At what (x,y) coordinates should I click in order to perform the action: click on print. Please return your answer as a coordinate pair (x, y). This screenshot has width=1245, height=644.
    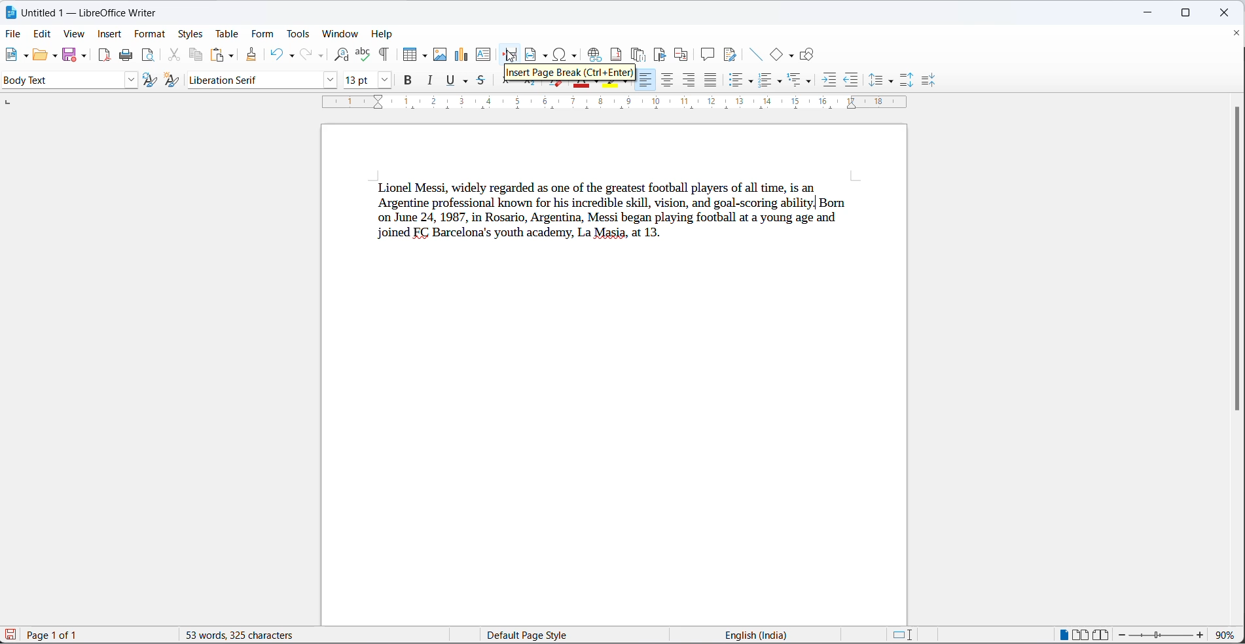
    Looking at the image, I should click on (126, 55).